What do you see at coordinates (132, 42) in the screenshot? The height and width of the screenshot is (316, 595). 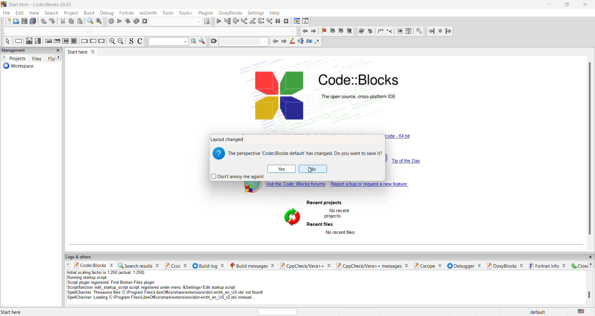 I see `source comments` at bounding box center [132, 42].